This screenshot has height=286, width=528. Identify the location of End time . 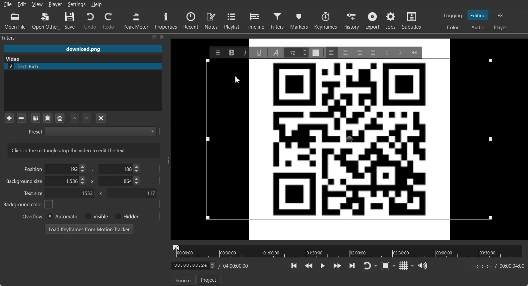
(497, 266).